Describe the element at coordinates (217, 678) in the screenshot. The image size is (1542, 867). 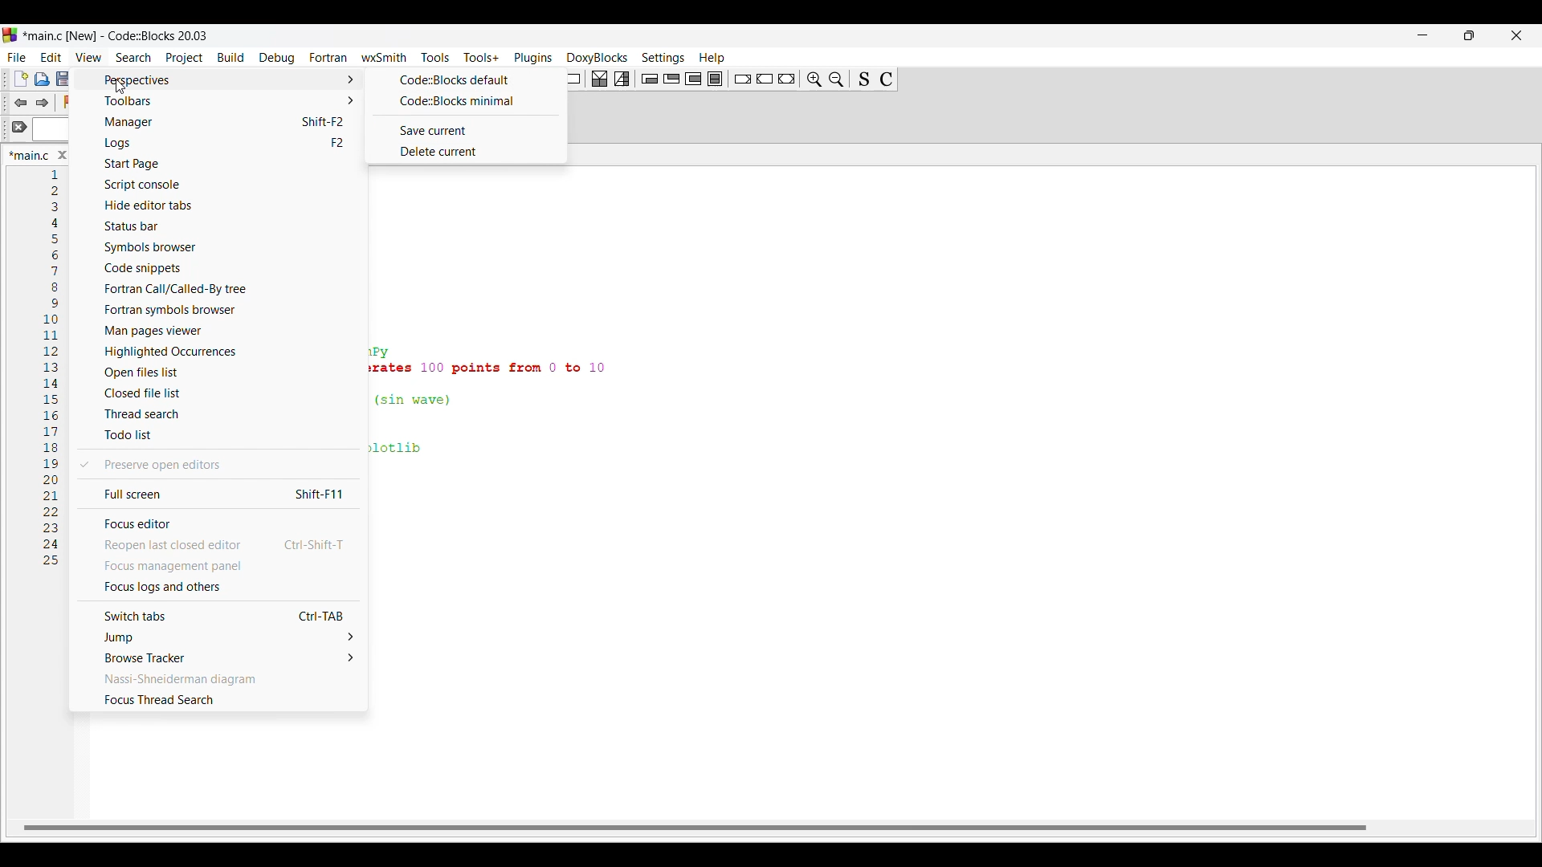
I see `Nassi-Shneiderman diagram` at that location.